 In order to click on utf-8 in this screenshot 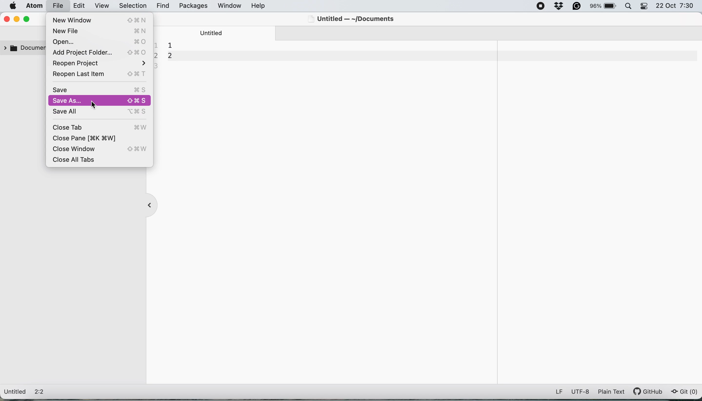, I will do `click(580, 392)`.